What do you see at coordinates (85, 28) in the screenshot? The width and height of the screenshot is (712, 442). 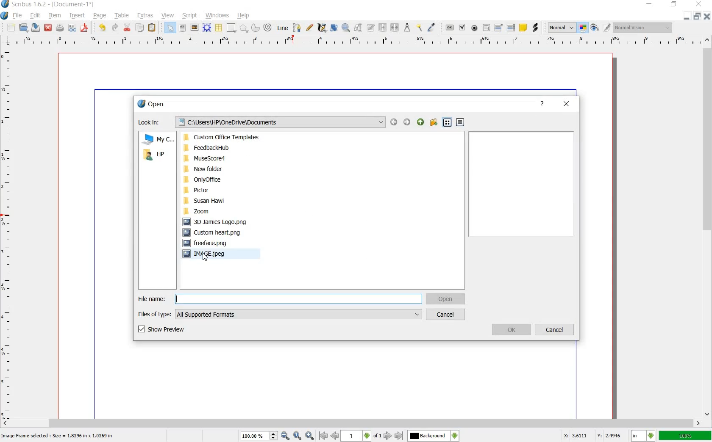 I see `save as pdf` at bounding box center [85, 28].